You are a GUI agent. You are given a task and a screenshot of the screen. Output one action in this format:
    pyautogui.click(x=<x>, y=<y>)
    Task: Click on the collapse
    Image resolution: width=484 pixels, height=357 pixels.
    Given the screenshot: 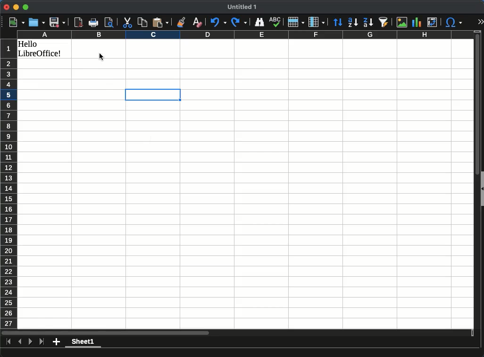 What is the action you would take?
    pyautogui.click(x=481, y=189)
    